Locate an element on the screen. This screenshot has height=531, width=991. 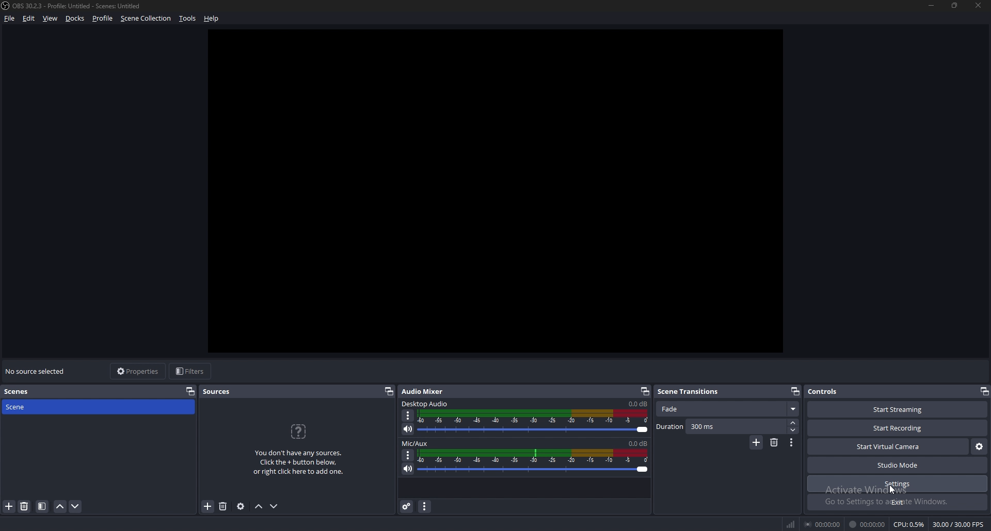
settings is located at coordinates (897, 484).